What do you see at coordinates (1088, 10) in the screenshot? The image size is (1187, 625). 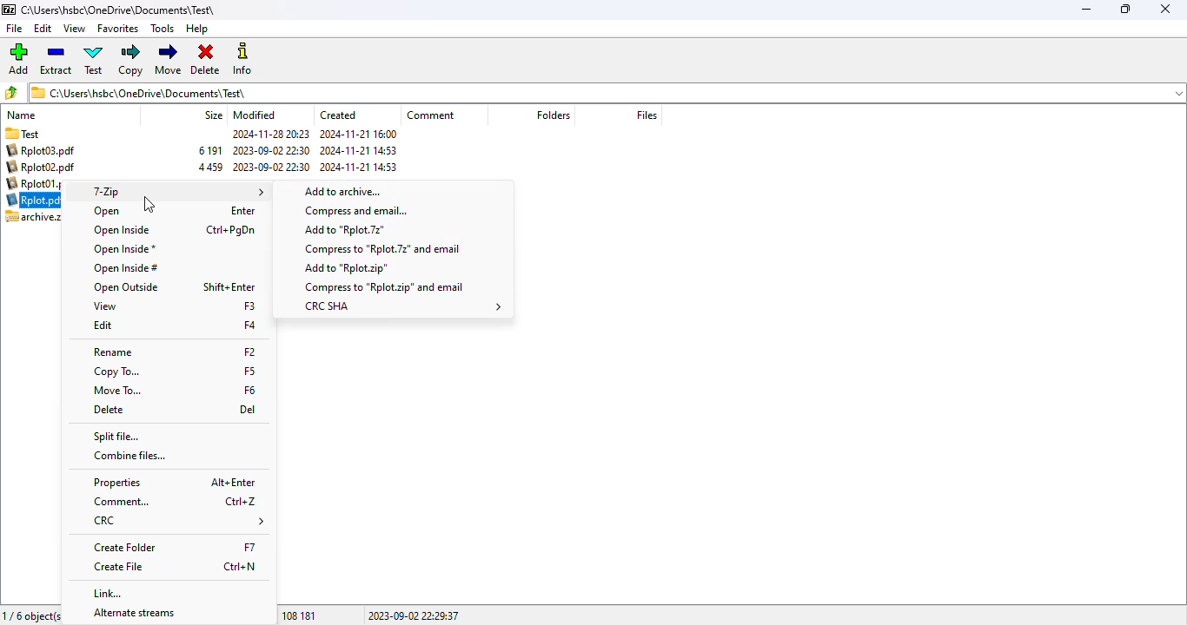 I see `minimize` at bounding box center [1088, 10].